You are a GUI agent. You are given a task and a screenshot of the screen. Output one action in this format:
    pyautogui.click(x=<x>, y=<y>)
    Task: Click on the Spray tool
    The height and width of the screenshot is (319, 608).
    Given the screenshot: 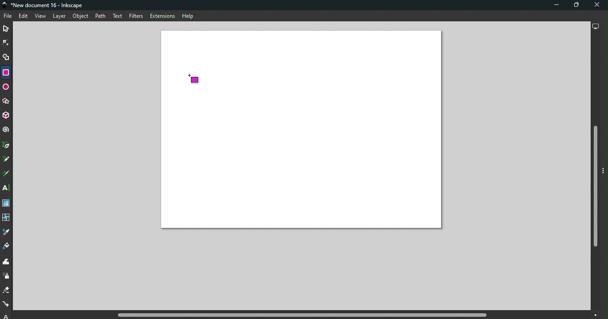 What is the action you would take?
    pyautogui.click(x=8, y=276)
    